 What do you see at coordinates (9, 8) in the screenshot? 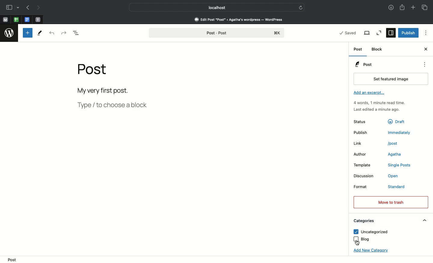
I see `Sidebare` at bounding box center [9, 8].